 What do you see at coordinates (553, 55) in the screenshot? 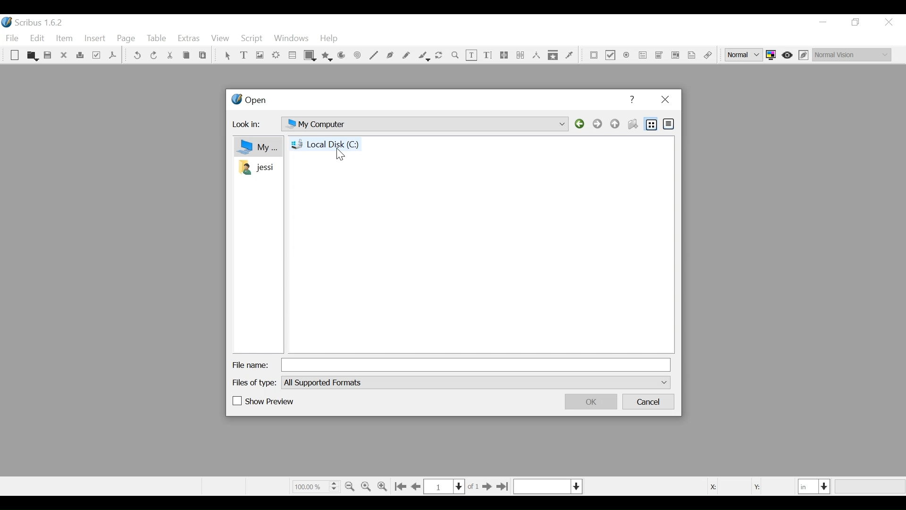
I see `Copy Item properties` at bounding box center [553, 55].